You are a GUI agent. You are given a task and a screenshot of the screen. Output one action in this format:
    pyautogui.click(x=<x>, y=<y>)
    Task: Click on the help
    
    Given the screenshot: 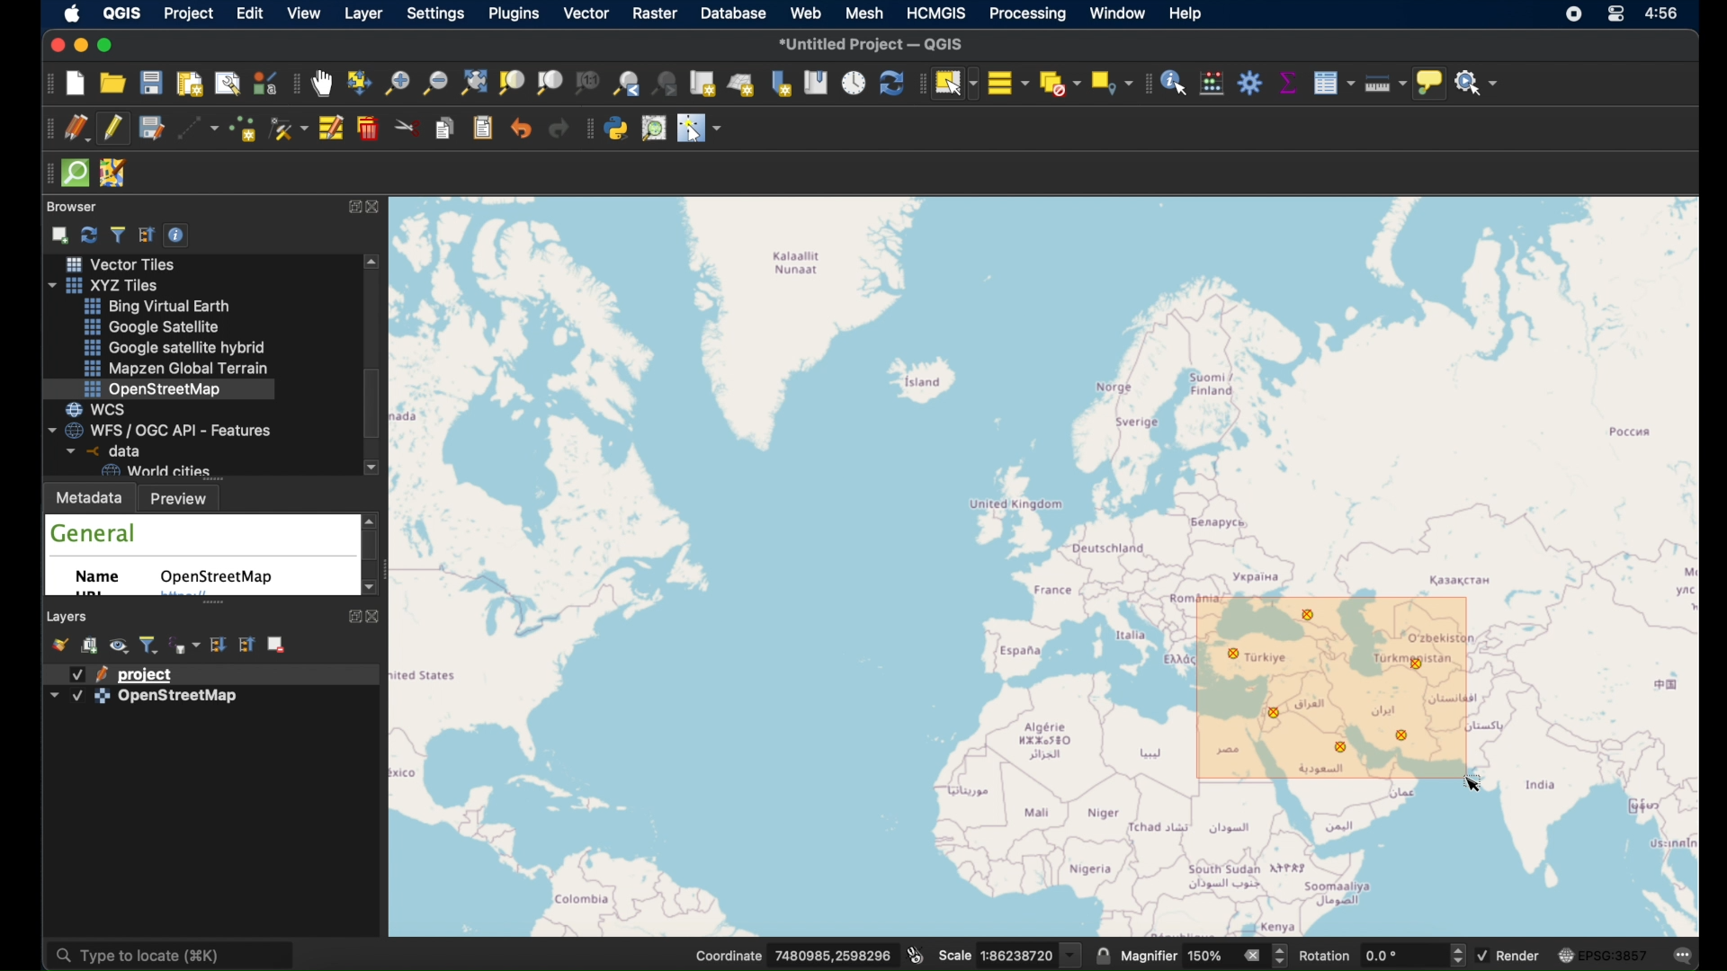 What is the action you would take?
    pyautogui.click(x=1186, y=13)
    